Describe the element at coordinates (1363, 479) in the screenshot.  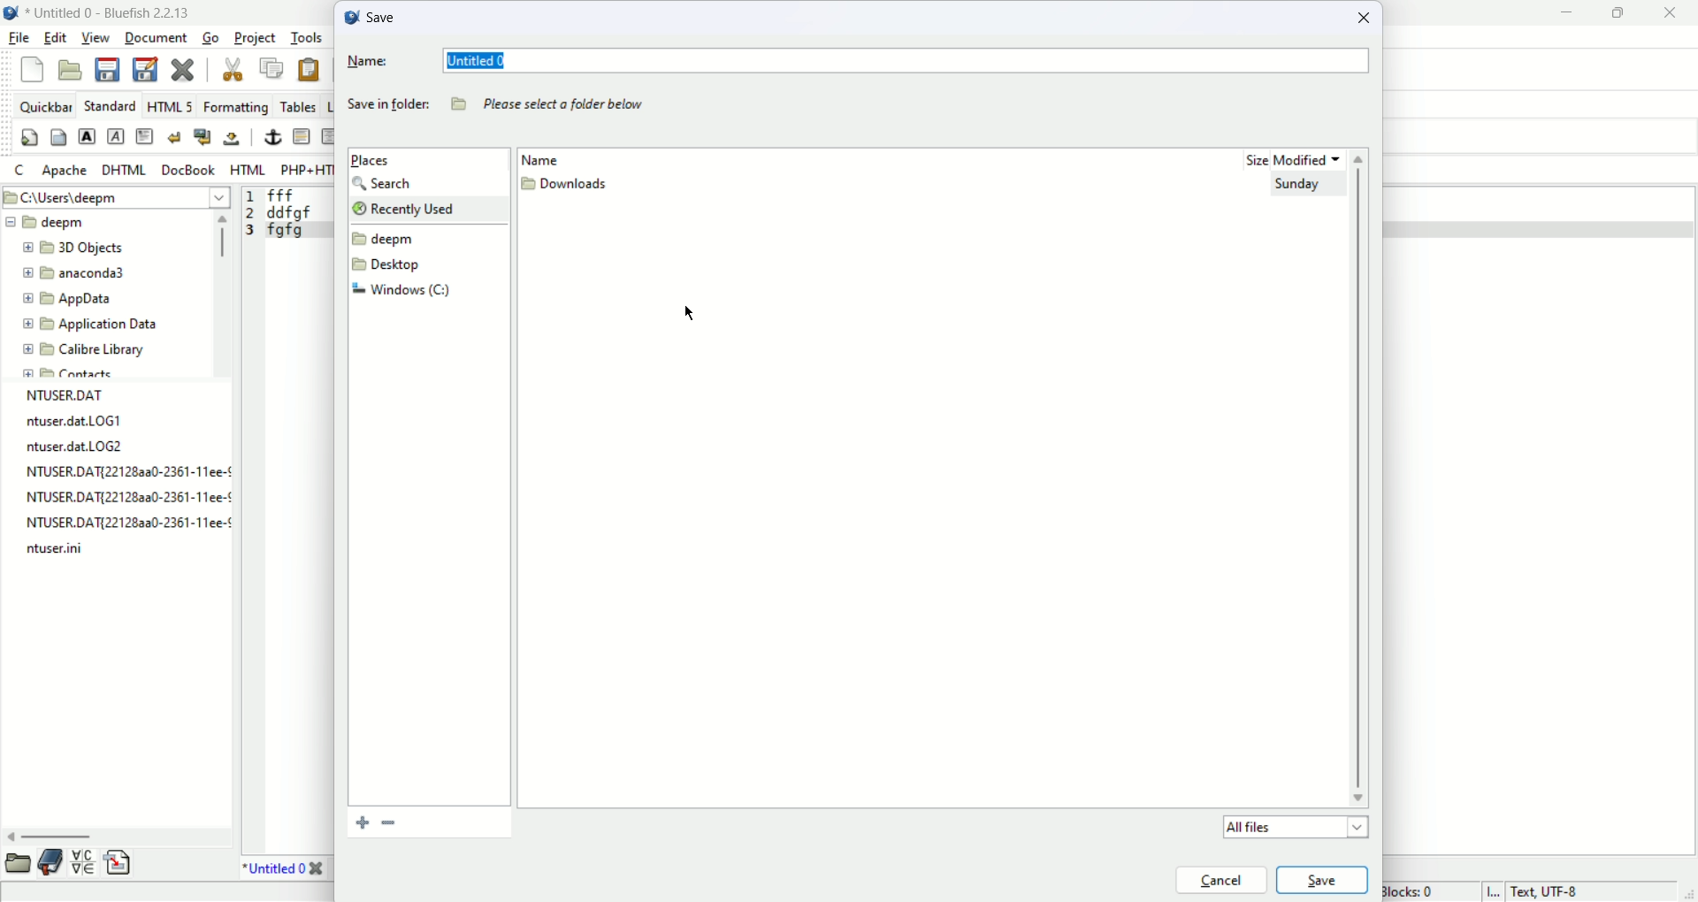
I see `vertical scroll bar` at that location.